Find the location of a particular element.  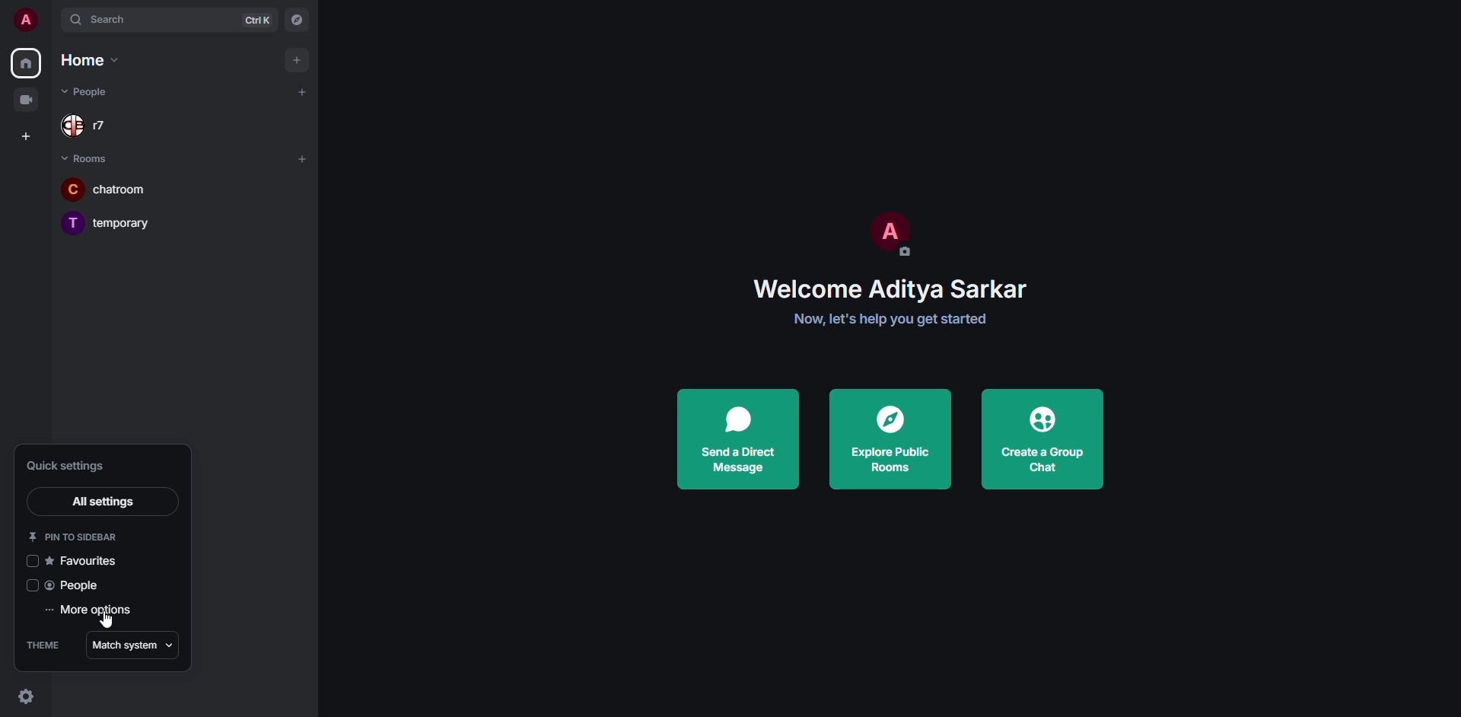

people is located at coordinates (79, 585).